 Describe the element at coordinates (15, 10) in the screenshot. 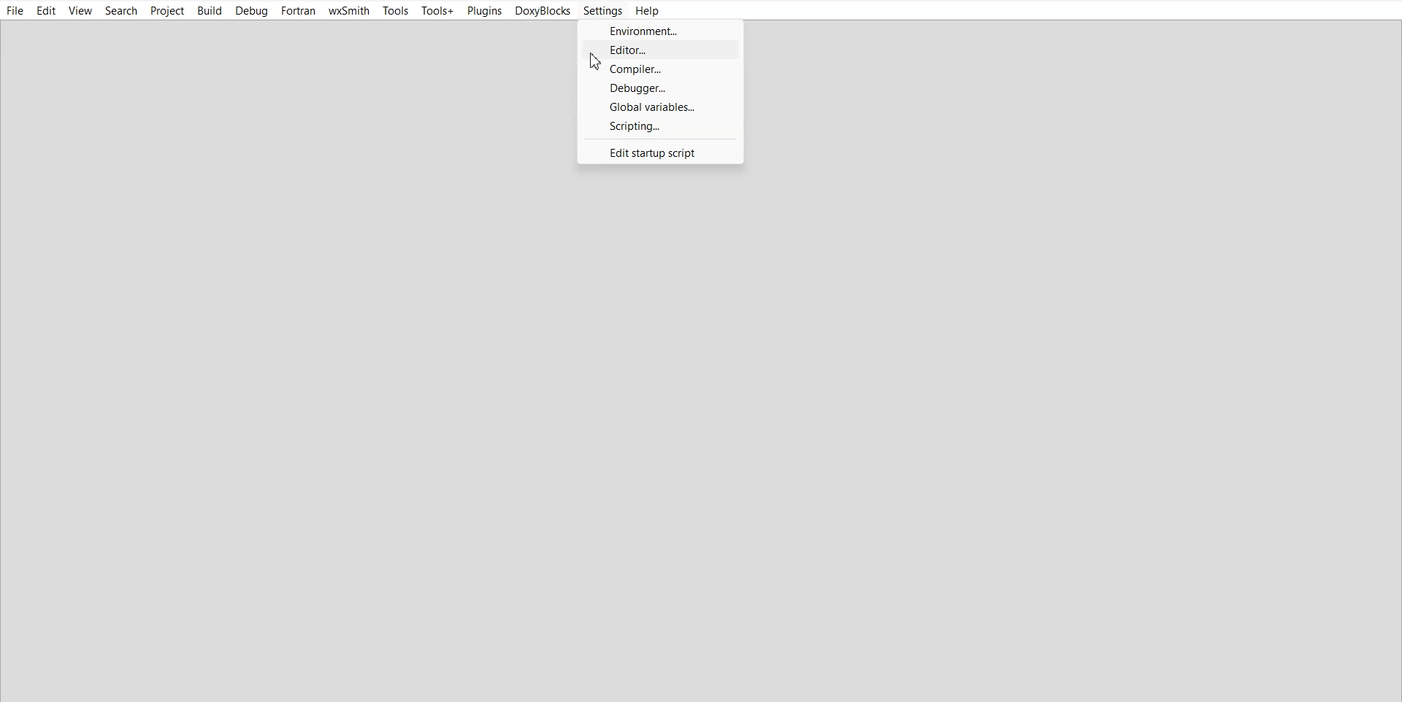

I see `File` at that location.